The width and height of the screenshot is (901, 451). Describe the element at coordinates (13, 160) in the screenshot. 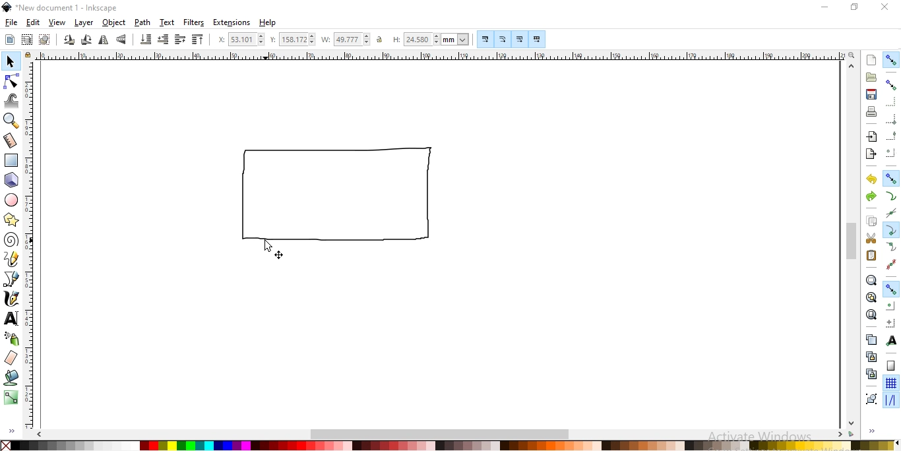

I see `create rectangles or squares` at that location.